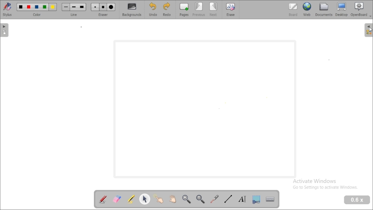 The image size is (373, 210). Describe the element at coordinates (131, 199) in the screenshot. I see `highlight` at that location.